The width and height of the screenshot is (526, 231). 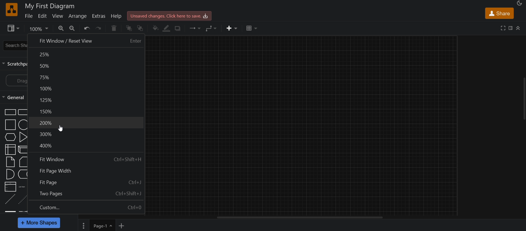 I want to click on 75%, so click(x=87, y=79).